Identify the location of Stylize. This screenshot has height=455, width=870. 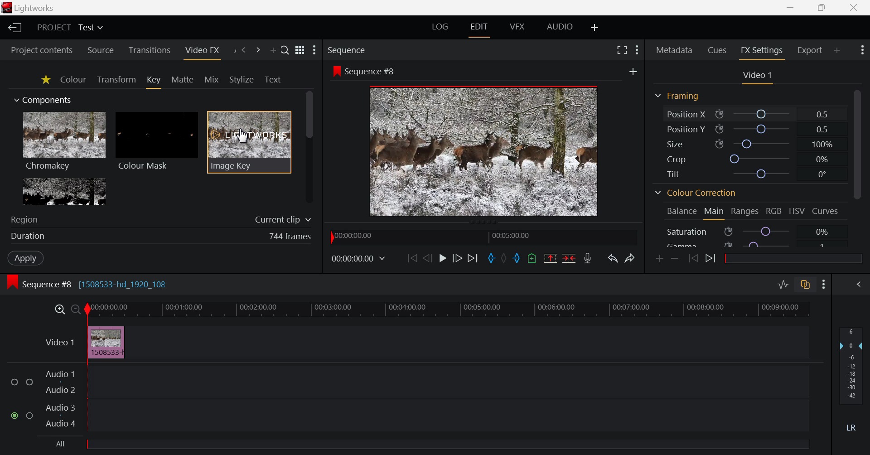
(241, 79).